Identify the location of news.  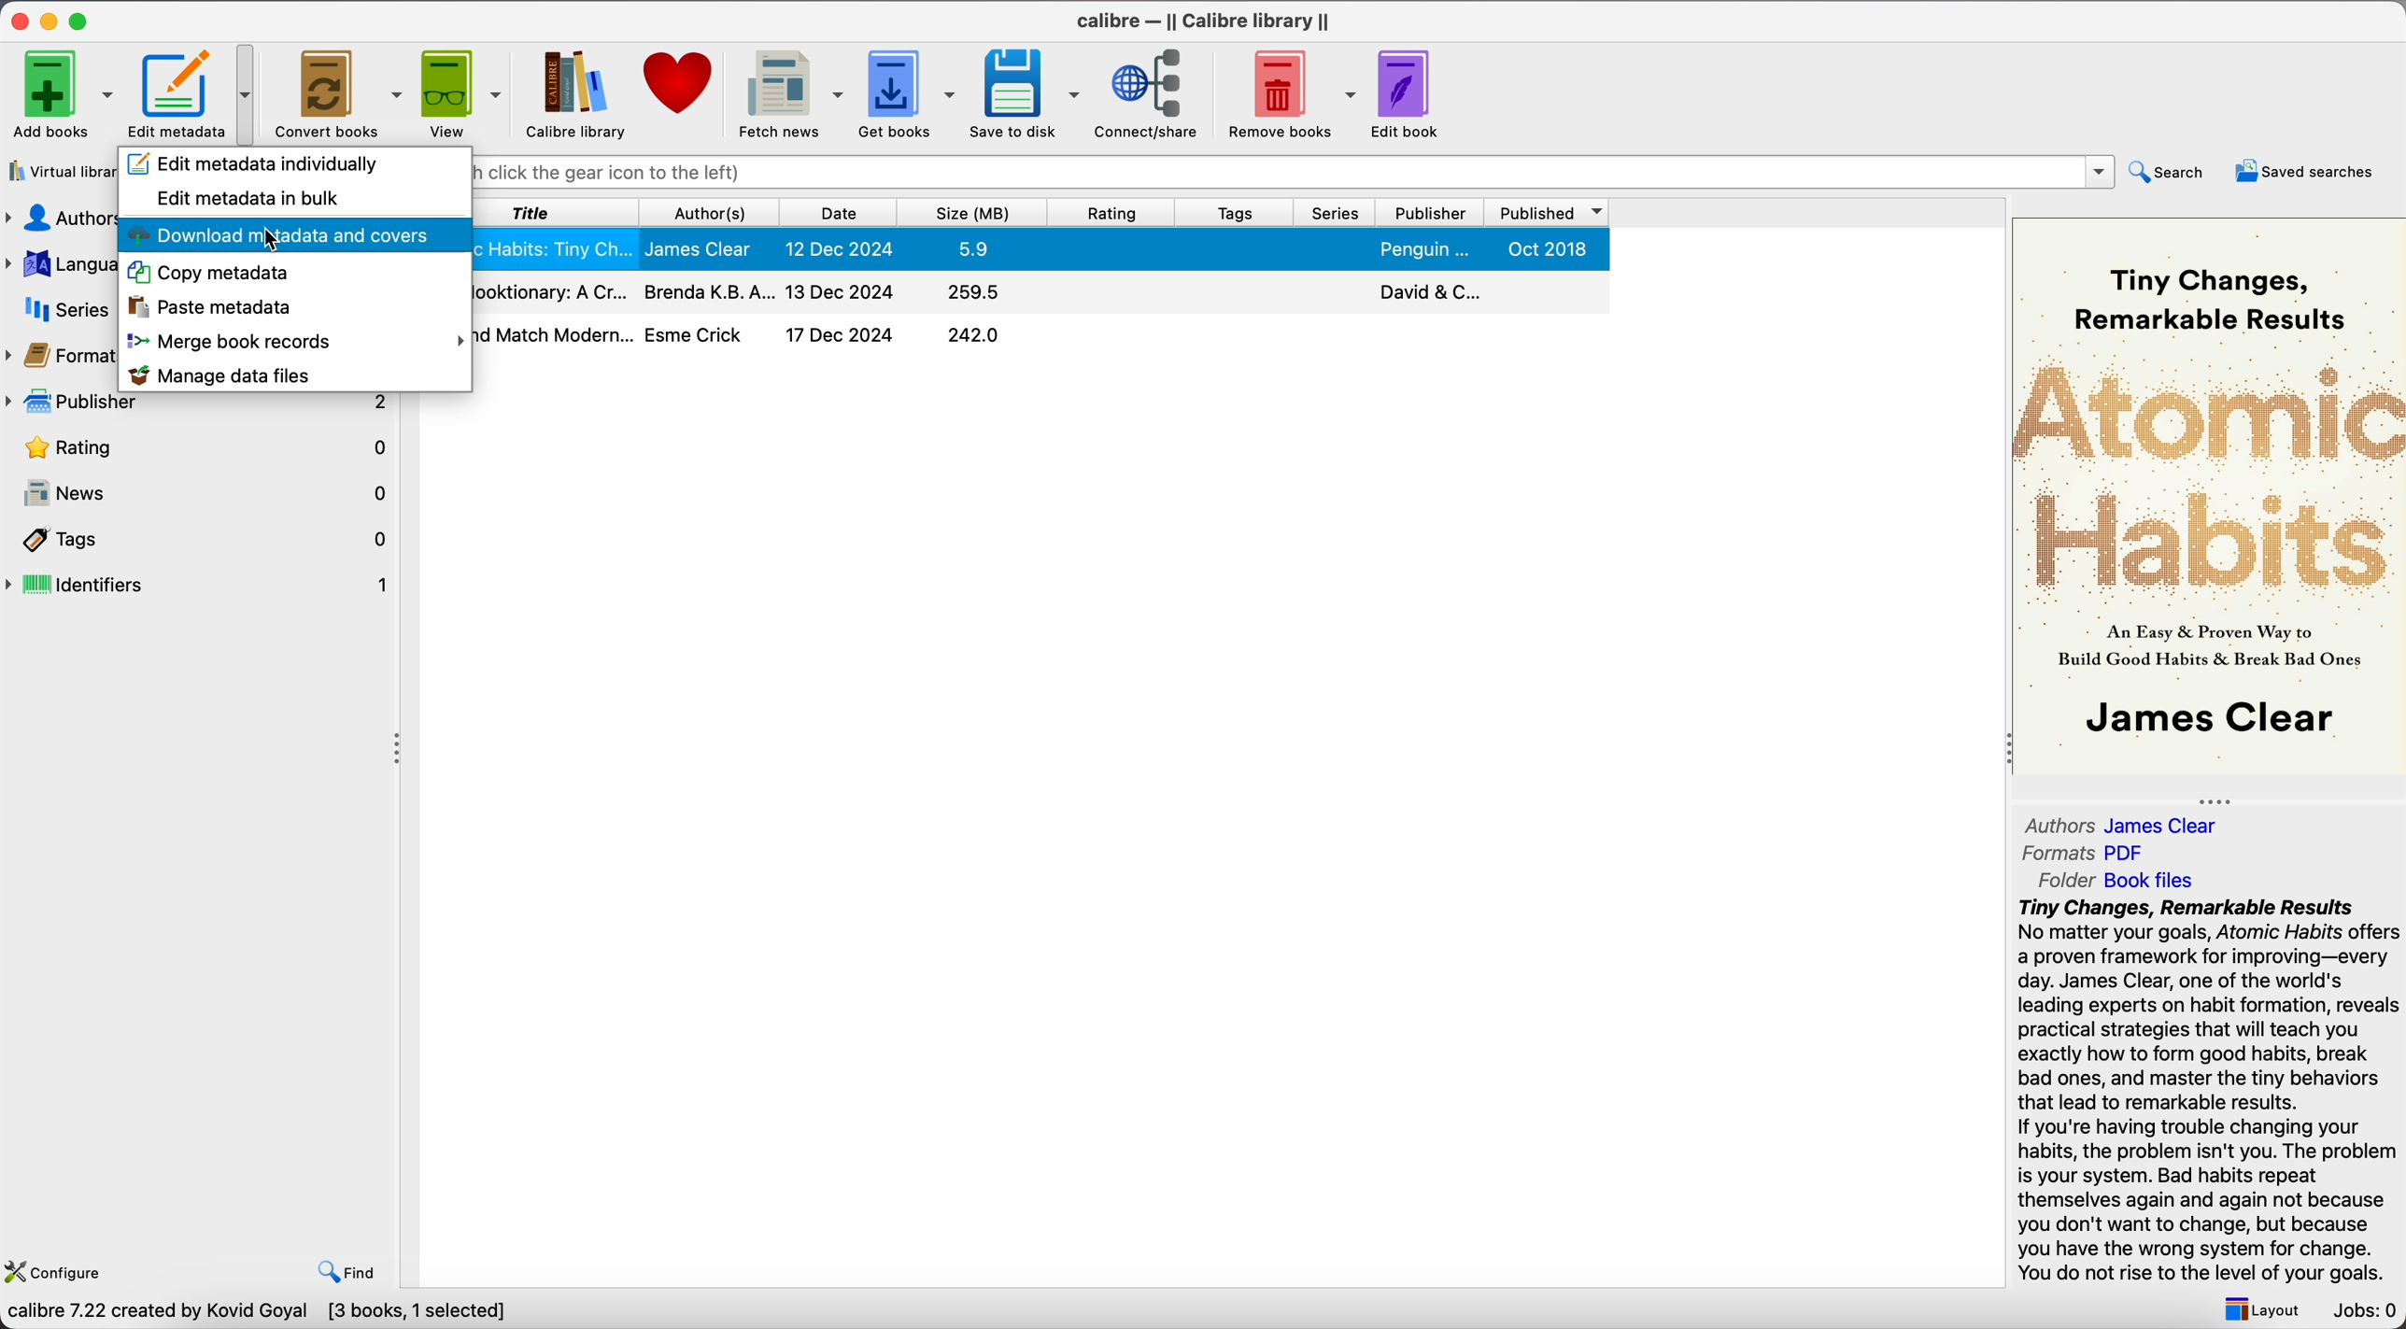
(203, 490).